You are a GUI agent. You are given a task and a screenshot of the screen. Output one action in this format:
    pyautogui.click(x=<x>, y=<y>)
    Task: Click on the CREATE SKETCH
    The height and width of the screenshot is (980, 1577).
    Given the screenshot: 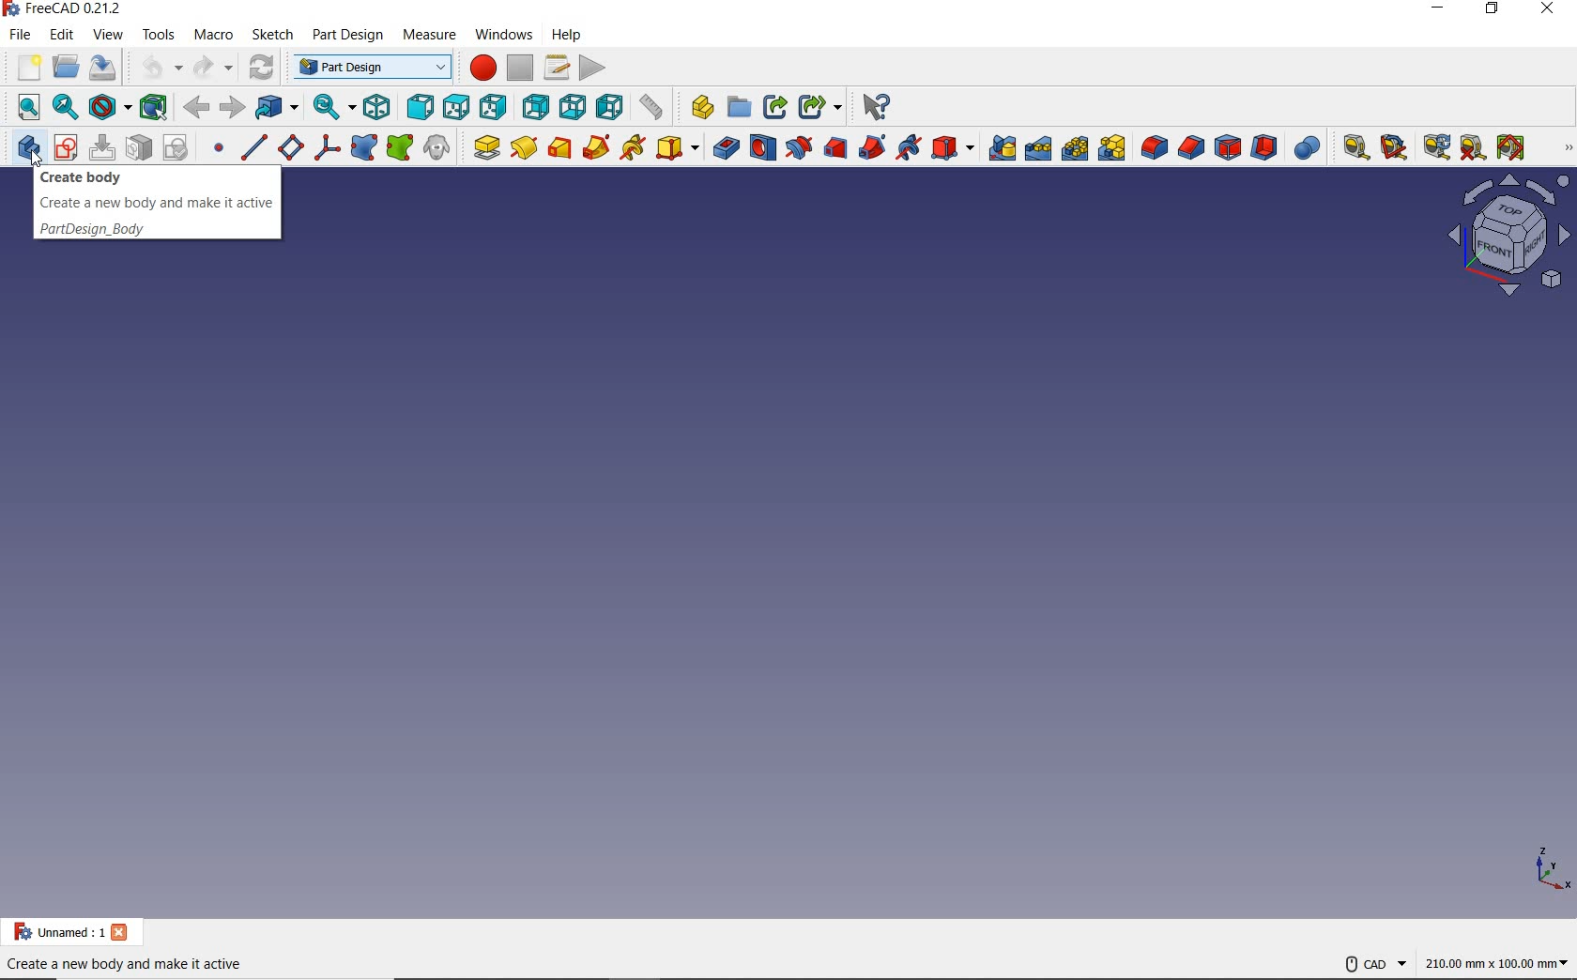 What is the action you would take?
    pyautogui.click(x=64, y=147)
    